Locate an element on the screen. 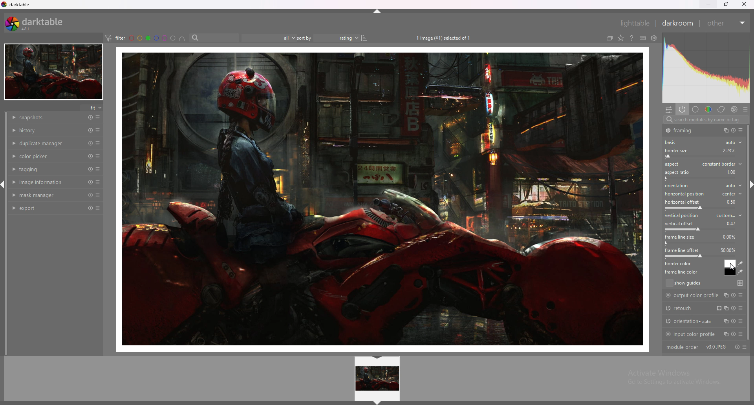  minimize is located at coordinates (708, 4).